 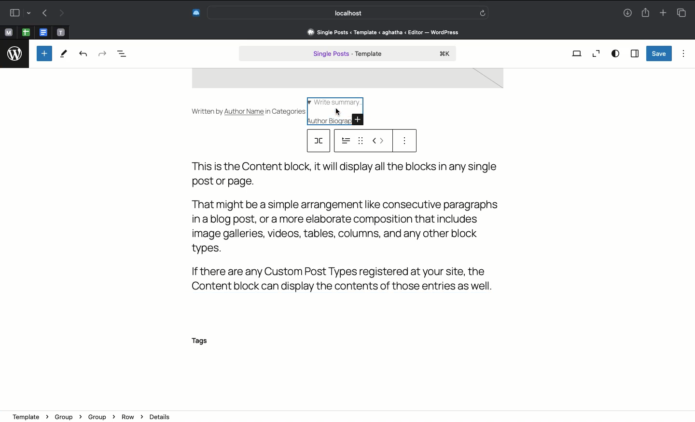 What do you see at coordinates (164, 417) in the screenshot?
I see `Details` at bounding box center [164, 417].